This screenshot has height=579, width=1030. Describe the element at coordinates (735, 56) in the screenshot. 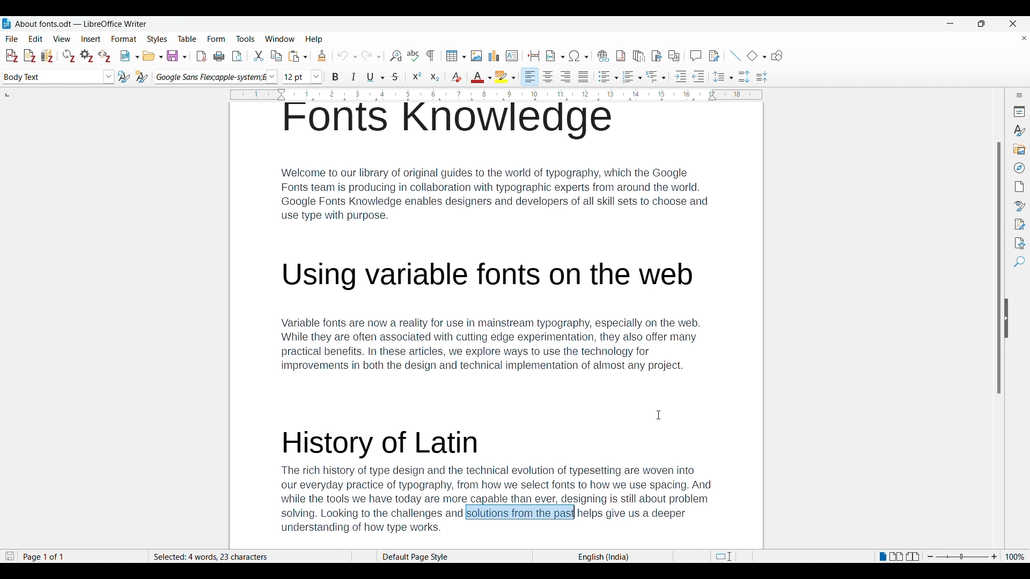

I see `Insert line` at that location.